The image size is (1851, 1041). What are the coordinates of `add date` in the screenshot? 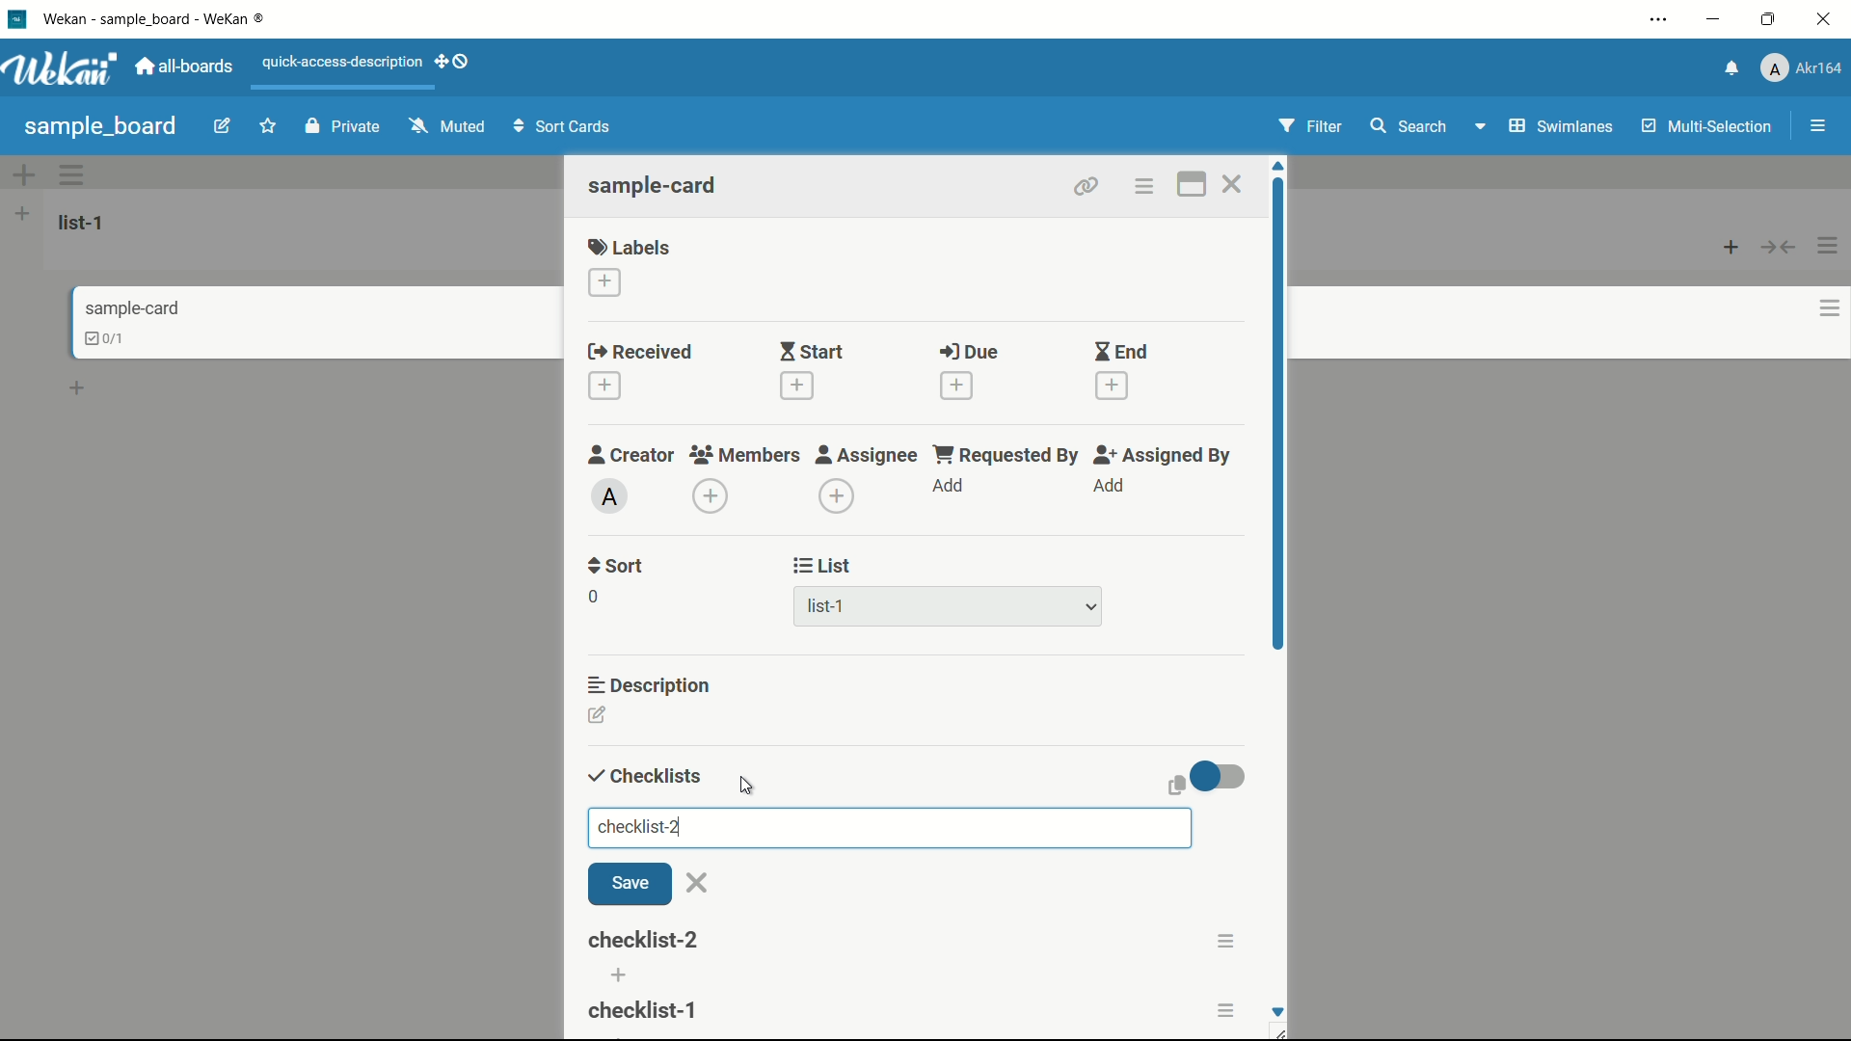 It's located at (1113, 387).